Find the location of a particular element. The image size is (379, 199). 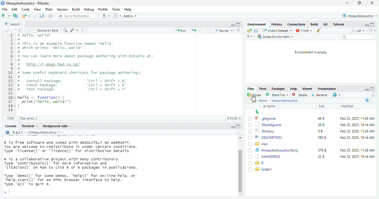

checkbox is located at coordinates (249, 170).